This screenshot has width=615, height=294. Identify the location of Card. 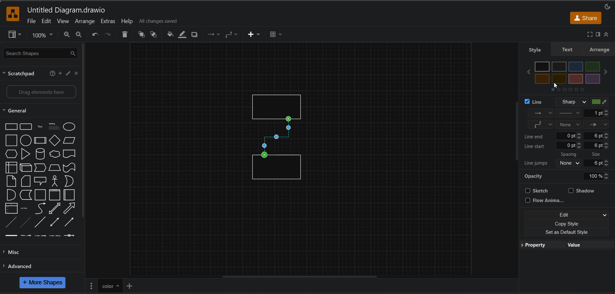
(10, 181).